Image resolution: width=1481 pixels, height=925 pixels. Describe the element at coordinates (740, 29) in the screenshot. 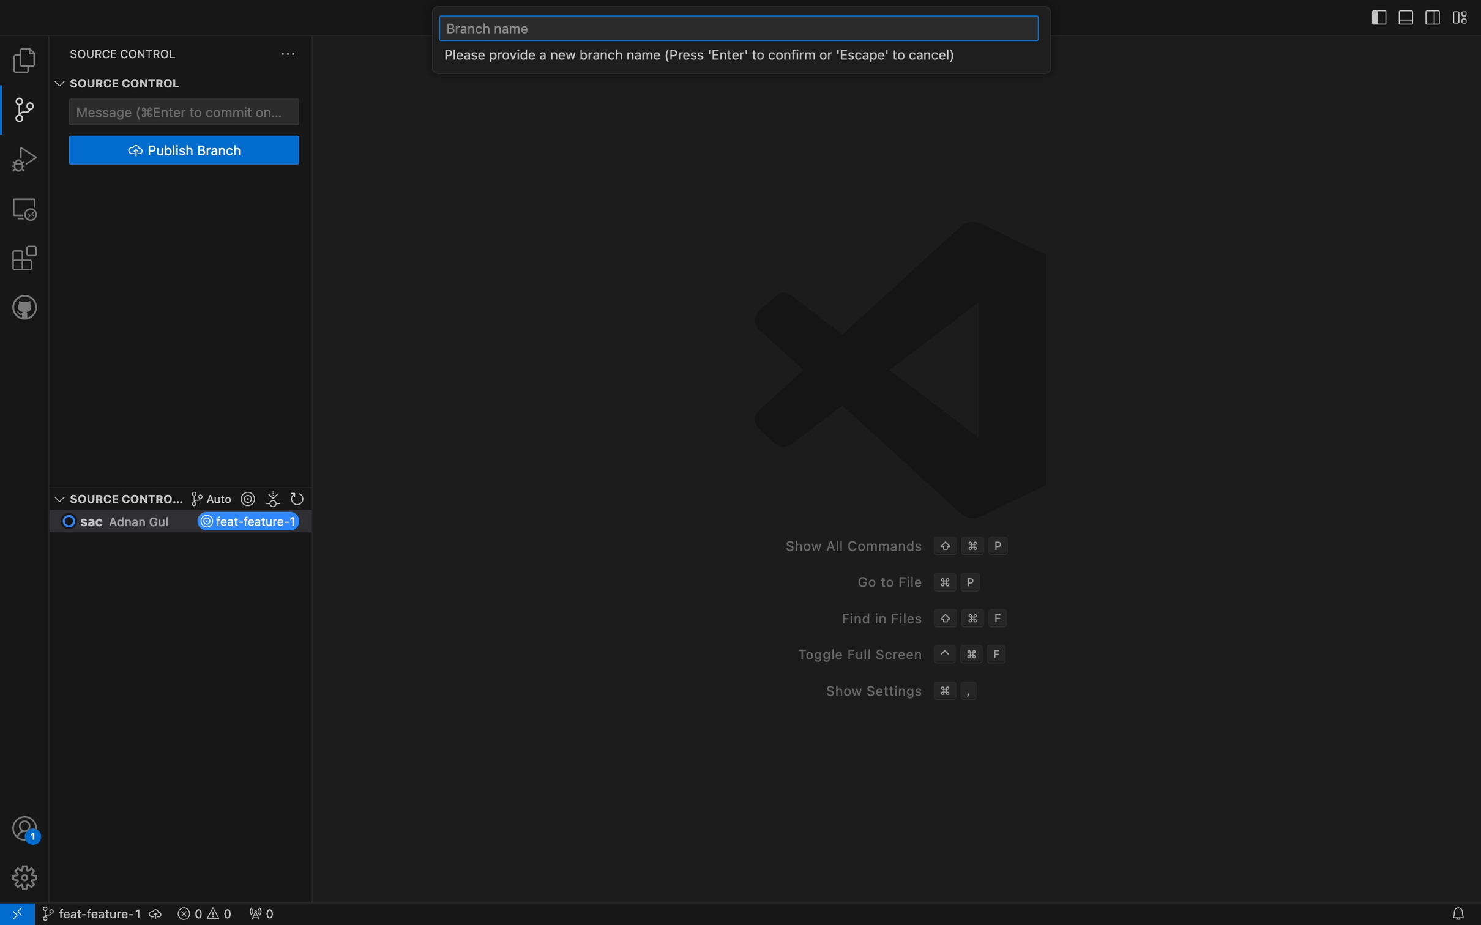

I see `enter branch name box` at that location.